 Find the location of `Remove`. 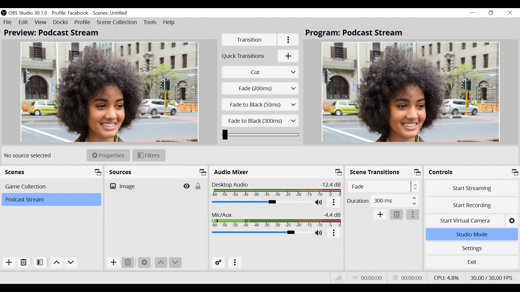

Remove is located at coordinates (128, 263).